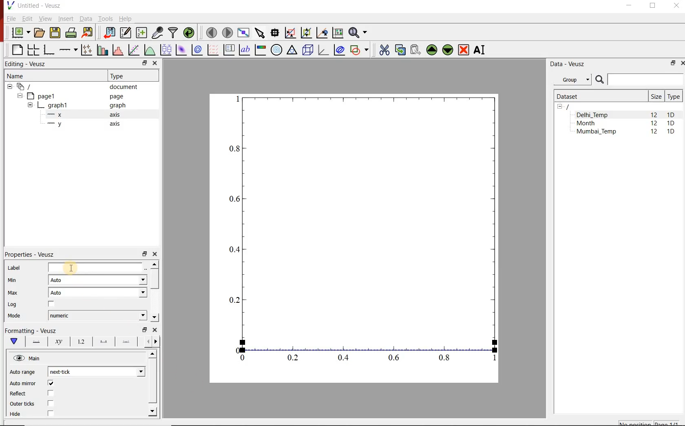 The image size is (685, 426). Describe the element at coordinates (671, 115) in the screenshot. I see `1D` at that location.